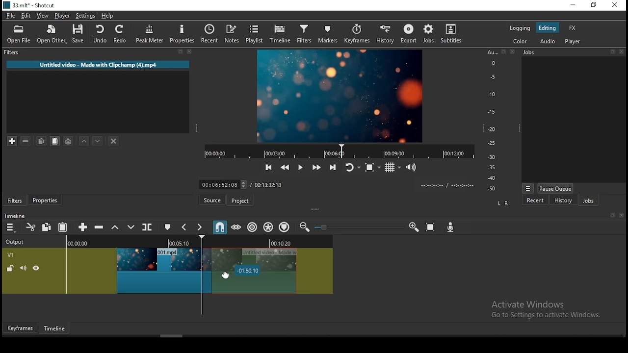 The height and width of the screenshot is (353, 628). What do you see at coordinates (274, 271) in the screenshot?
I see `video clip (active selection)` at bounding box center [274, 271].